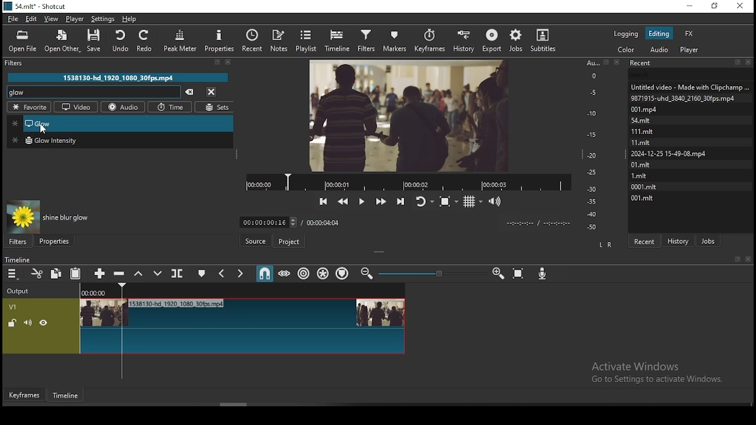 This screenshot has height=425, width=756. What do you see at coordinates (393, 40) in the screenshot?
I see `markers` at bounding box center [393, 40].